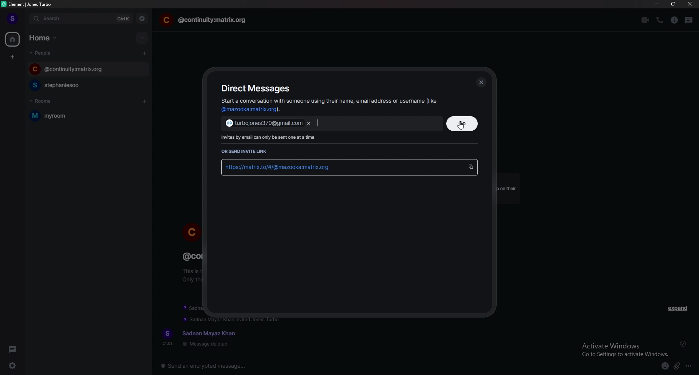 This screenshot has height=375, width=699. Describe the element at coordinates (256, 88) in the screenshot. I see `direct messages` at that location.